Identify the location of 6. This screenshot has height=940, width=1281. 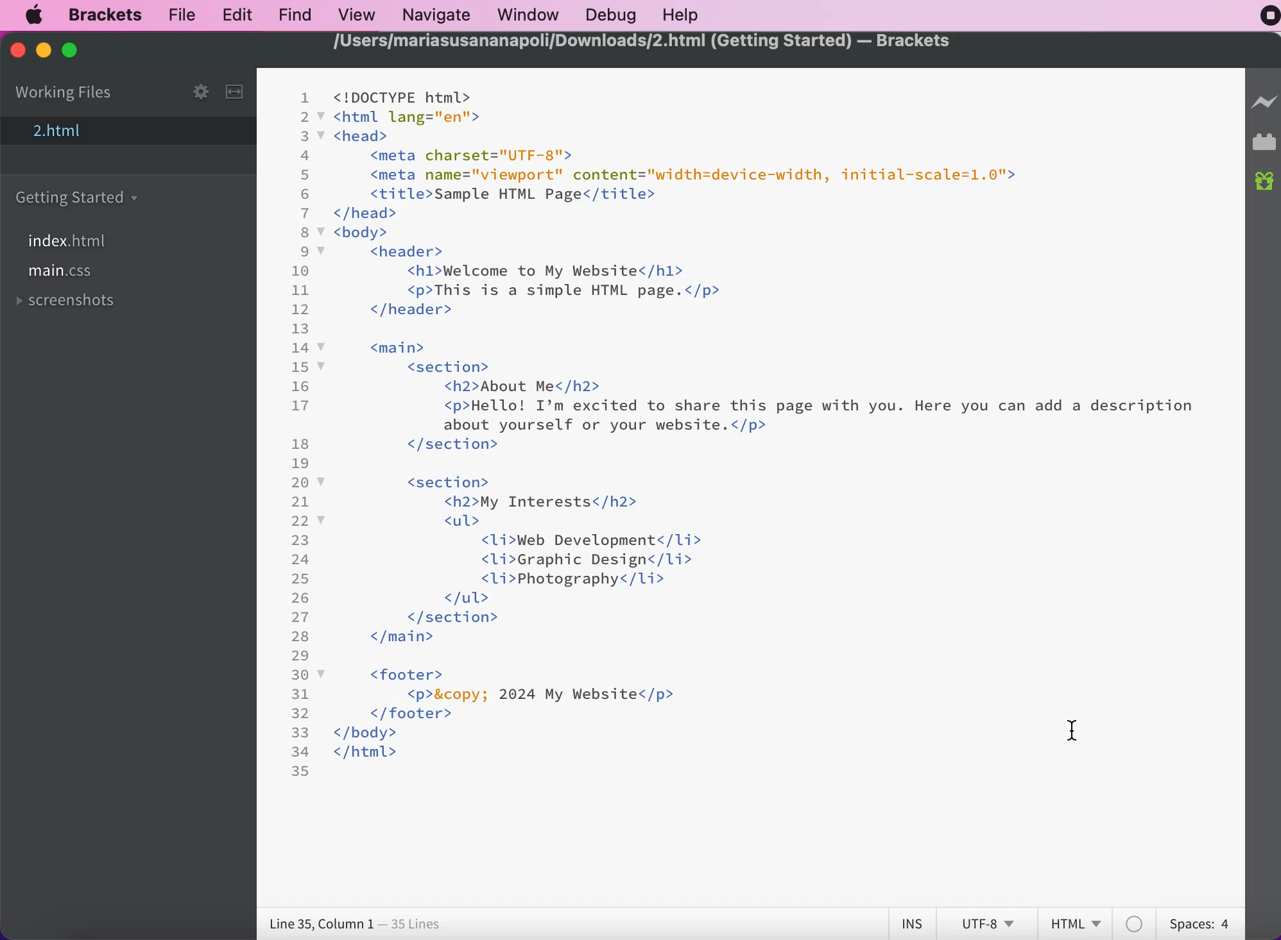
(305, 195).